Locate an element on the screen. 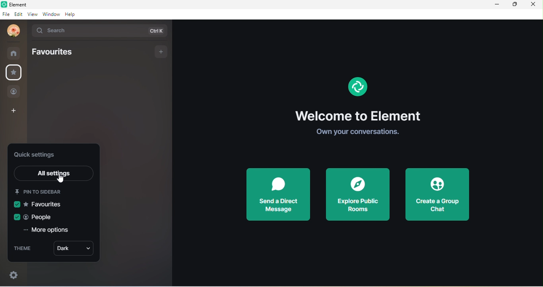 This screenshot has width=543, height=287. create a group chat is located at coordinates (436, 194).